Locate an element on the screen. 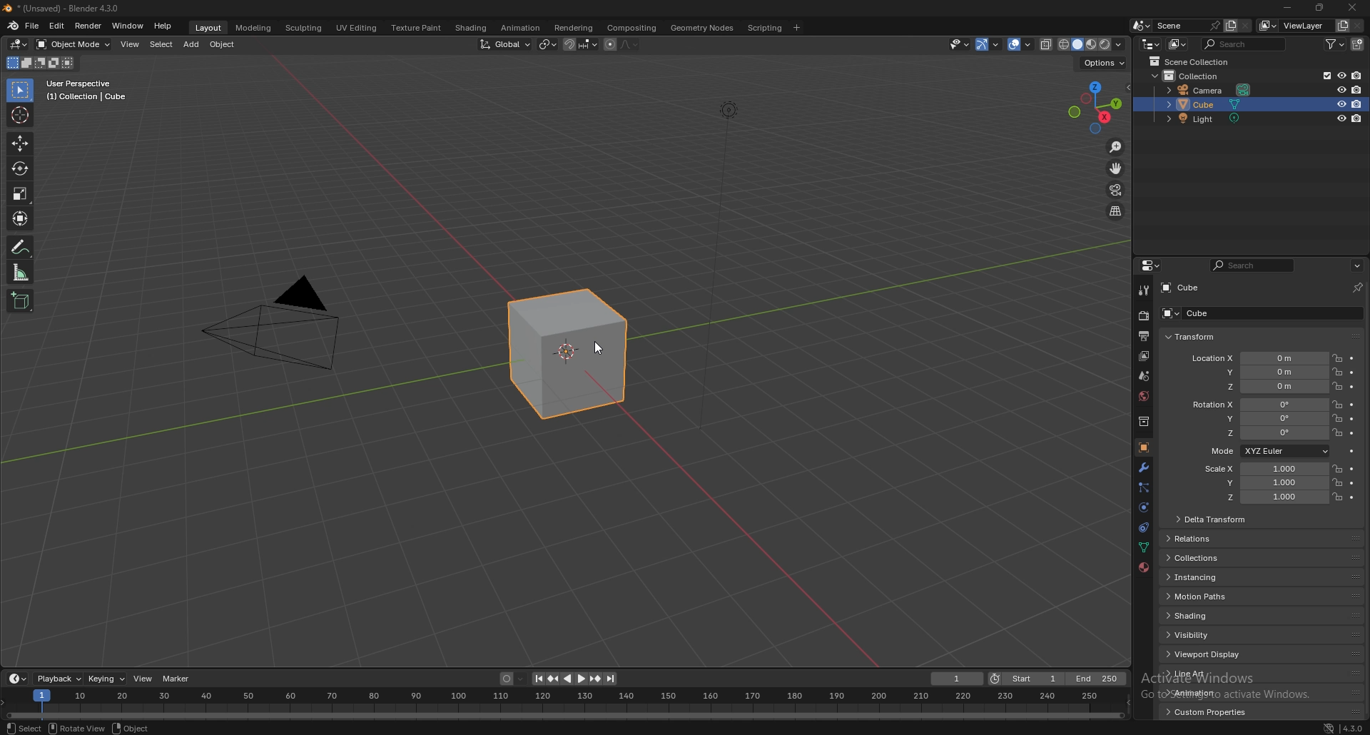 The height and width of the screenshot is (735, 1370). selectibility and visibility is located at coordinates (960, 45).